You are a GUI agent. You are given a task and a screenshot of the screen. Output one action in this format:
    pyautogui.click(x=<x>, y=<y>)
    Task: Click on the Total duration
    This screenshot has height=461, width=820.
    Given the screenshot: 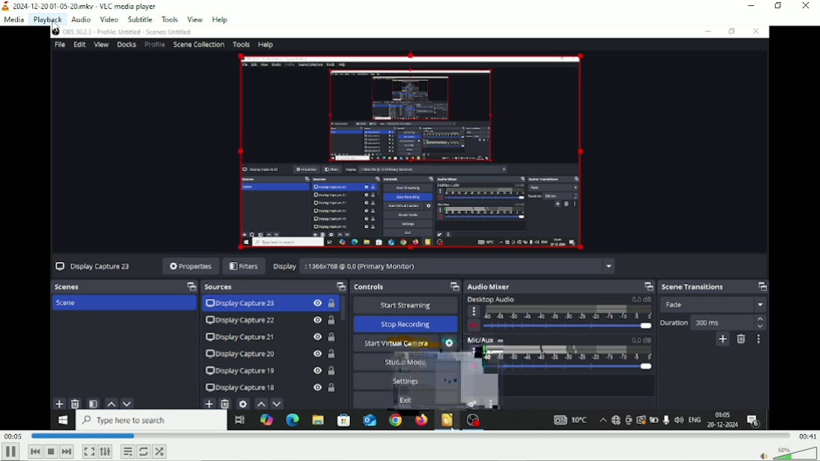 What is the action you would take?
    pyautogui.click(x=806, y=436)
    